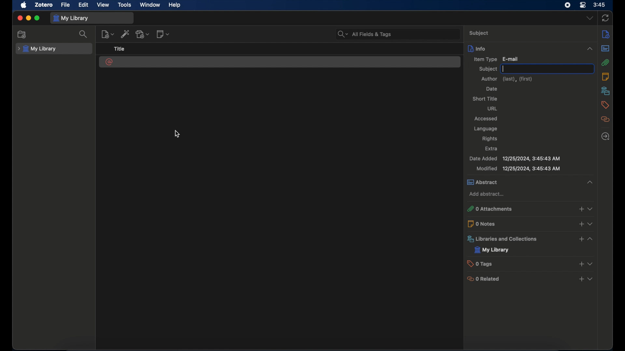  What do you see at coordinates (531, 279) in the screenshot?
I see `0 related` at bounding box center [531, 279].